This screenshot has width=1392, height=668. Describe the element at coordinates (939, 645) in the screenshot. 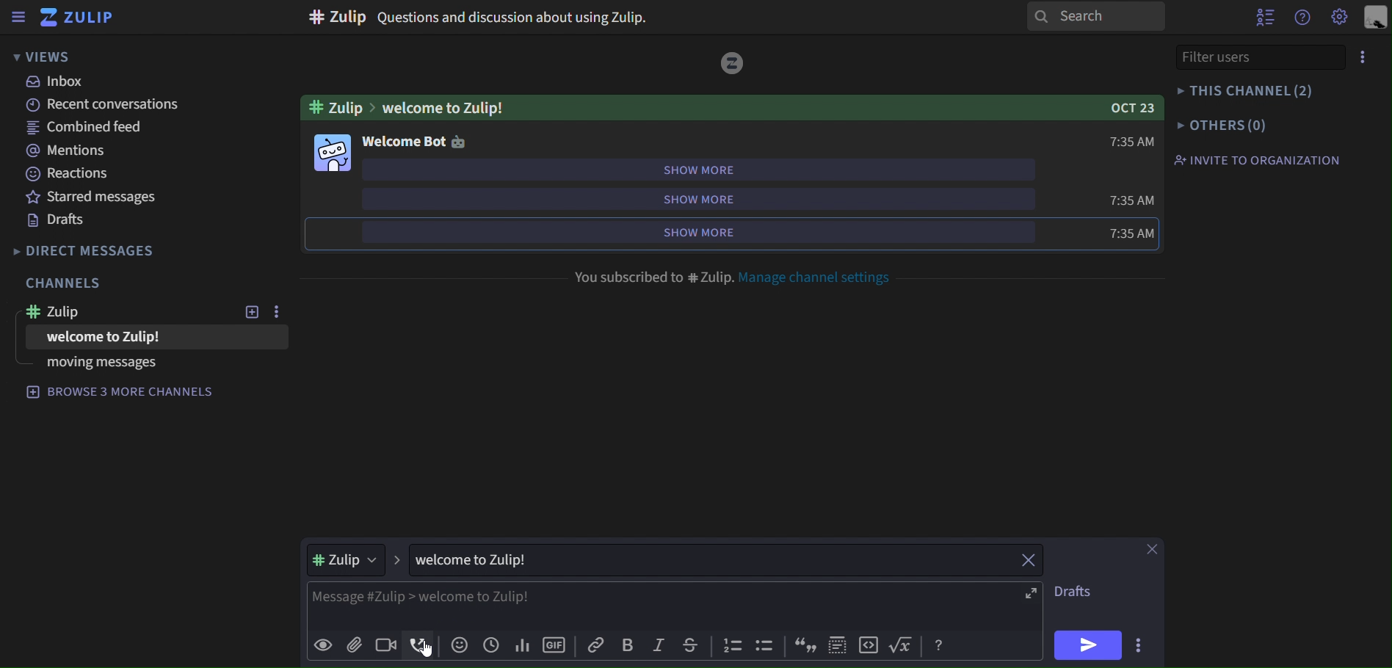

I see `` at that location.